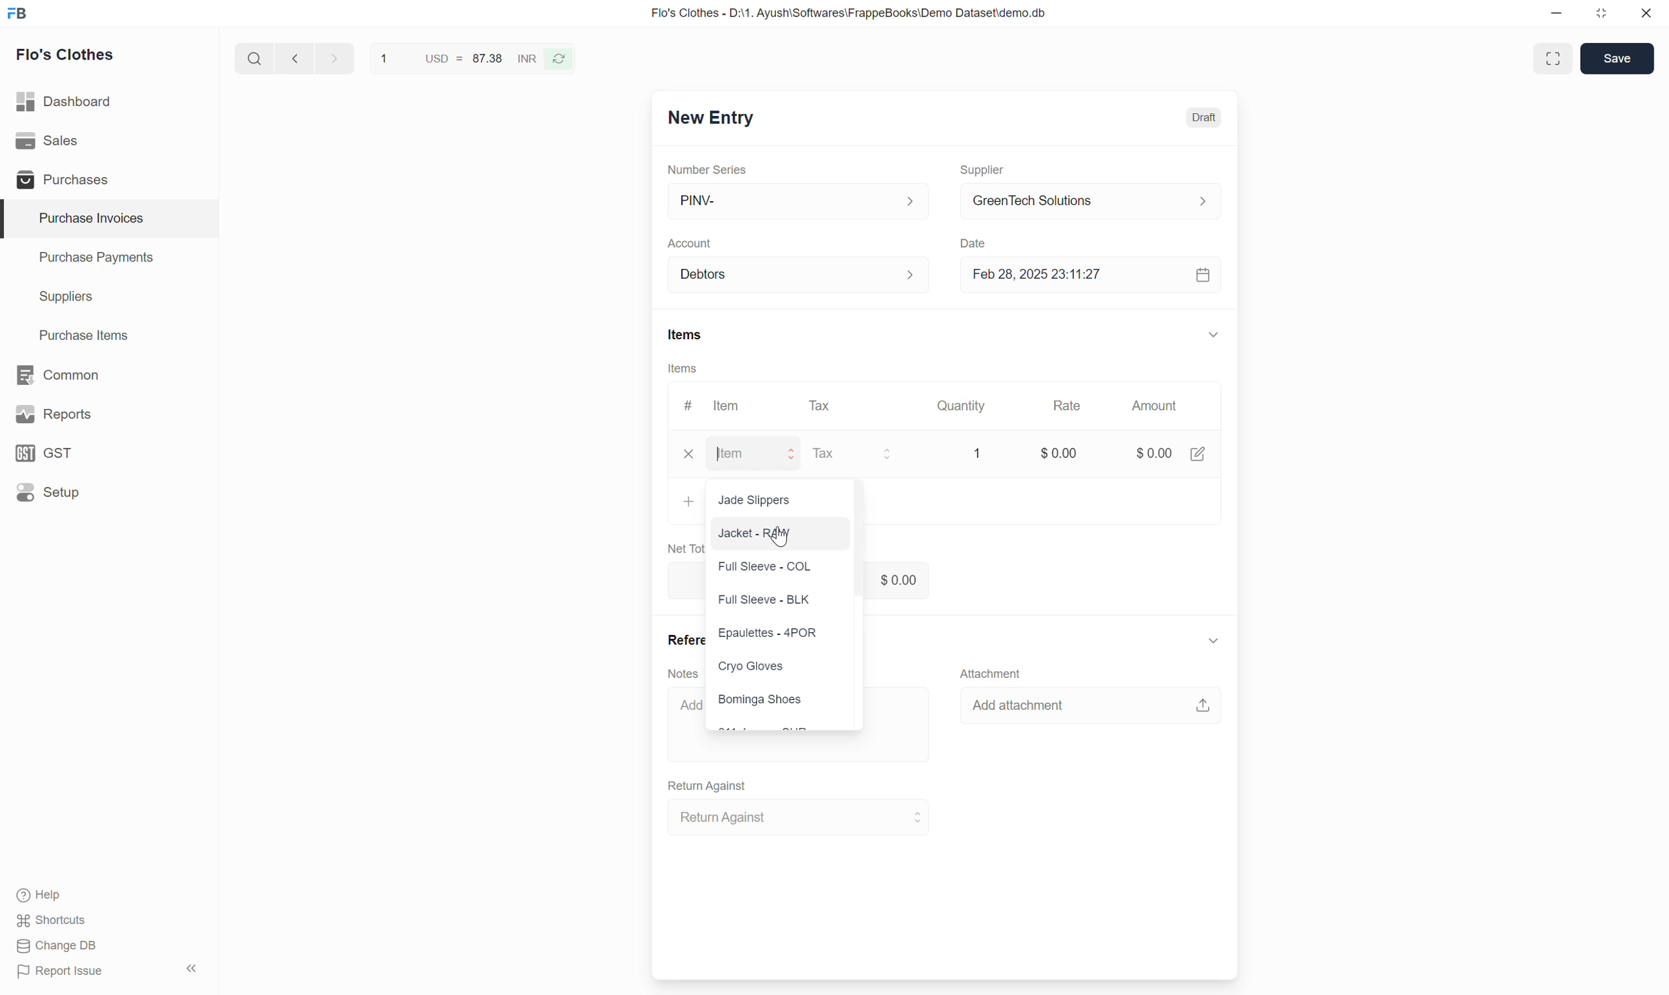 Image resolution: width=1669 pixels, height=995 pixels. What do you see at coordinates (852, 454) in the screenshot?
I see `Tax` at bounding box center [852, 454].